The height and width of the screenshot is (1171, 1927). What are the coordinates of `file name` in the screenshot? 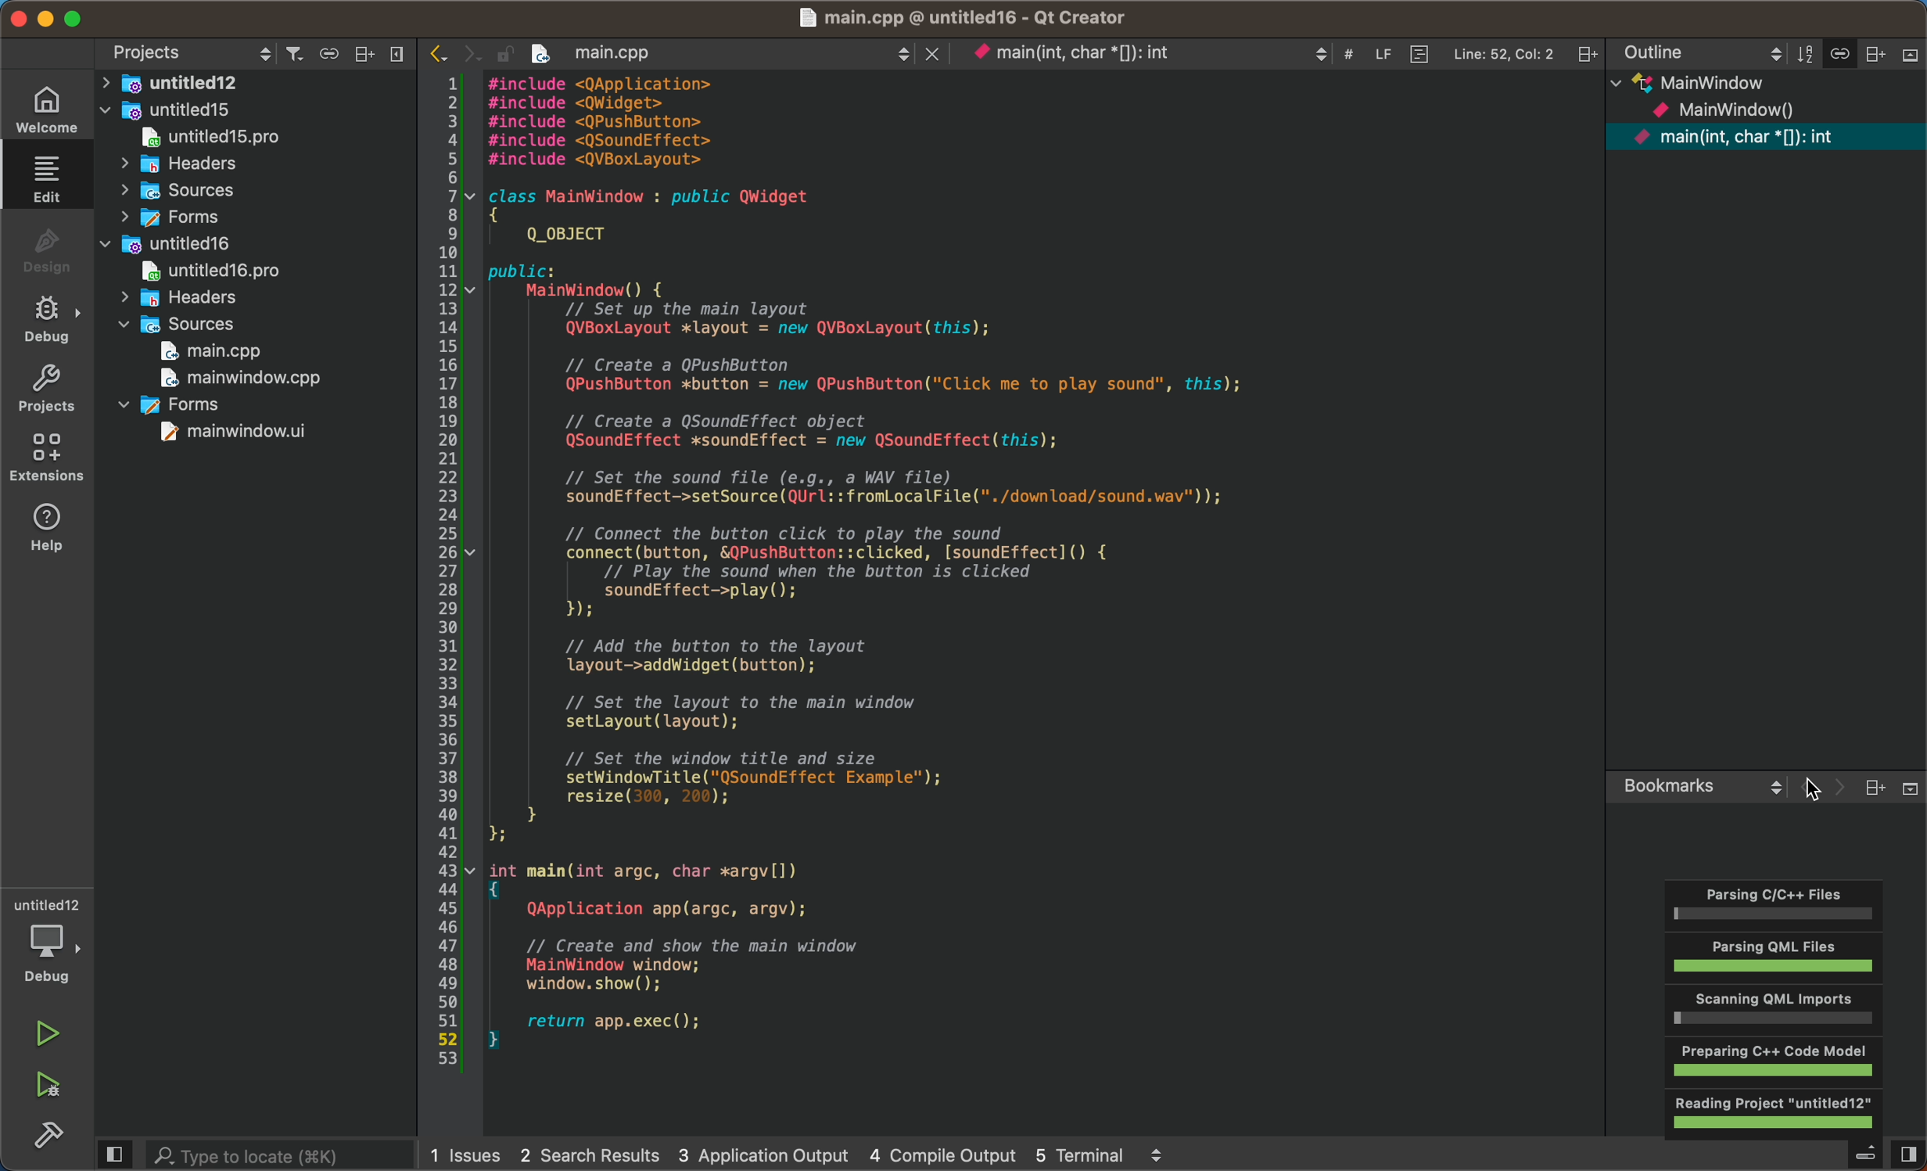 It's located at (992, 17).